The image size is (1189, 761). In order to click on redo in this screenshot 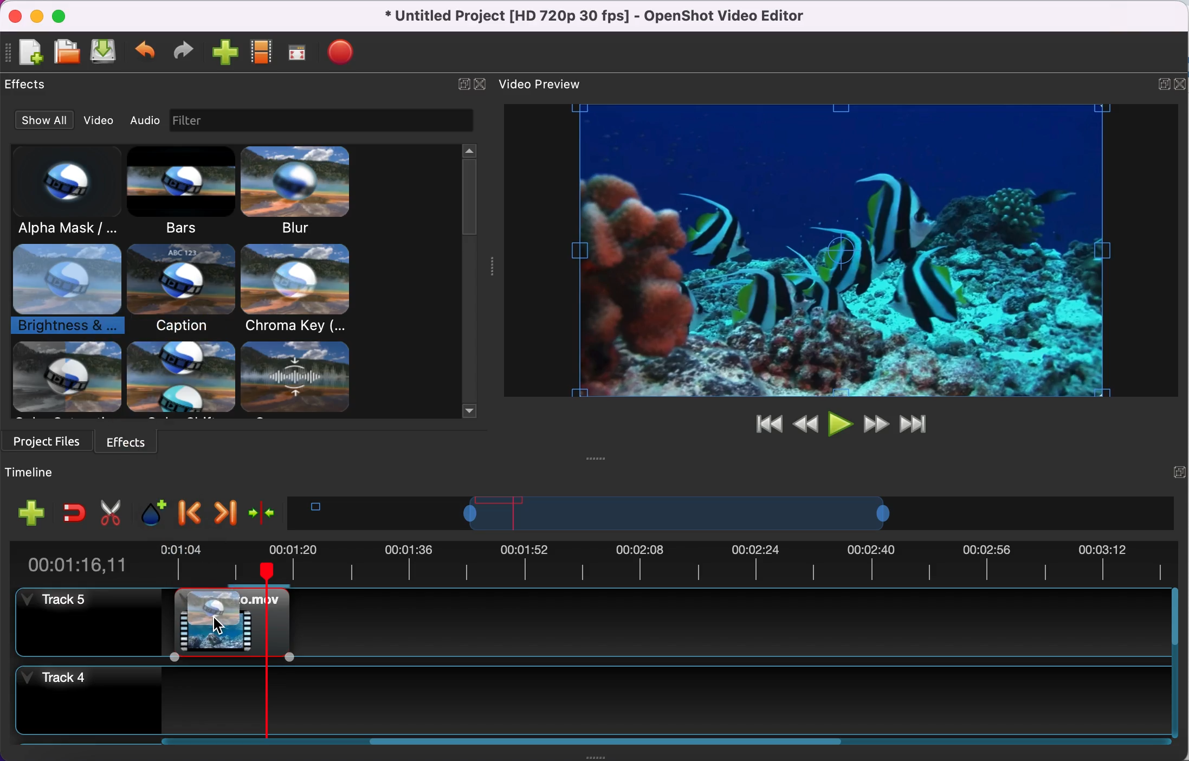, I will do `click(180, 52)`.